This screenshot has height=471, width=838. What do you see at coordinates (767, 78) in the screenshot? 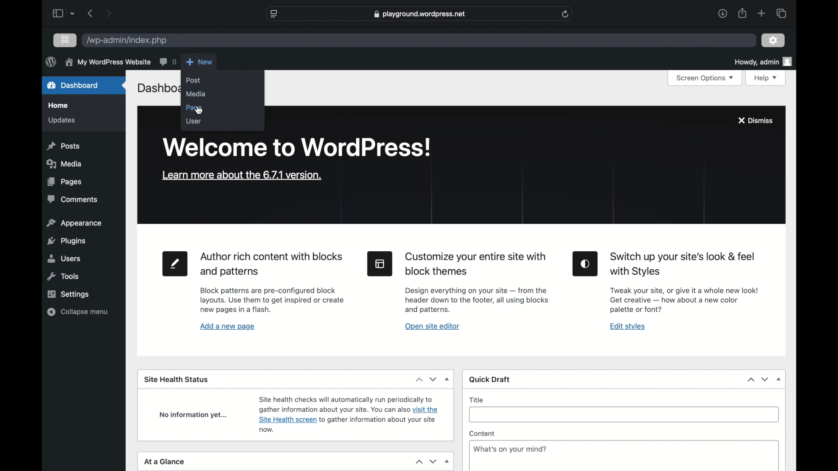
I see `help` at bounding box center [767, 78].